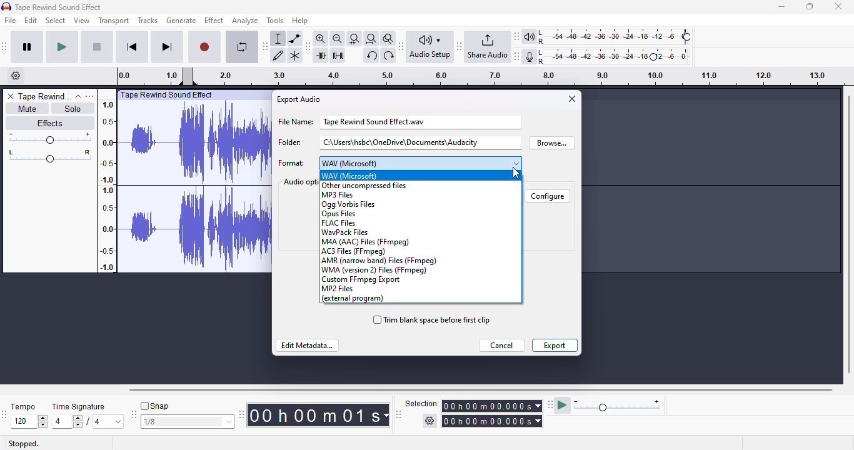  What do you see at coordinates (781, 7) in the screenshot?
I see `minimize` at bounding box center [781, 7].